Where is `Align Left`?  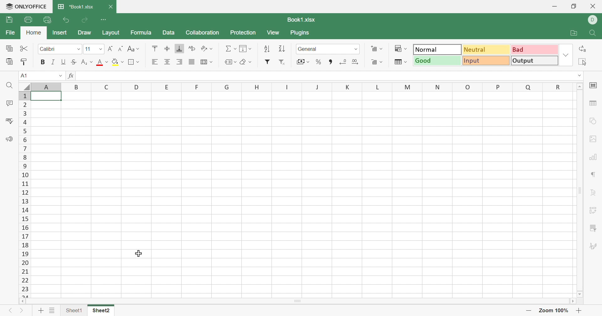
Align Left is located at coordinates (155, 62).